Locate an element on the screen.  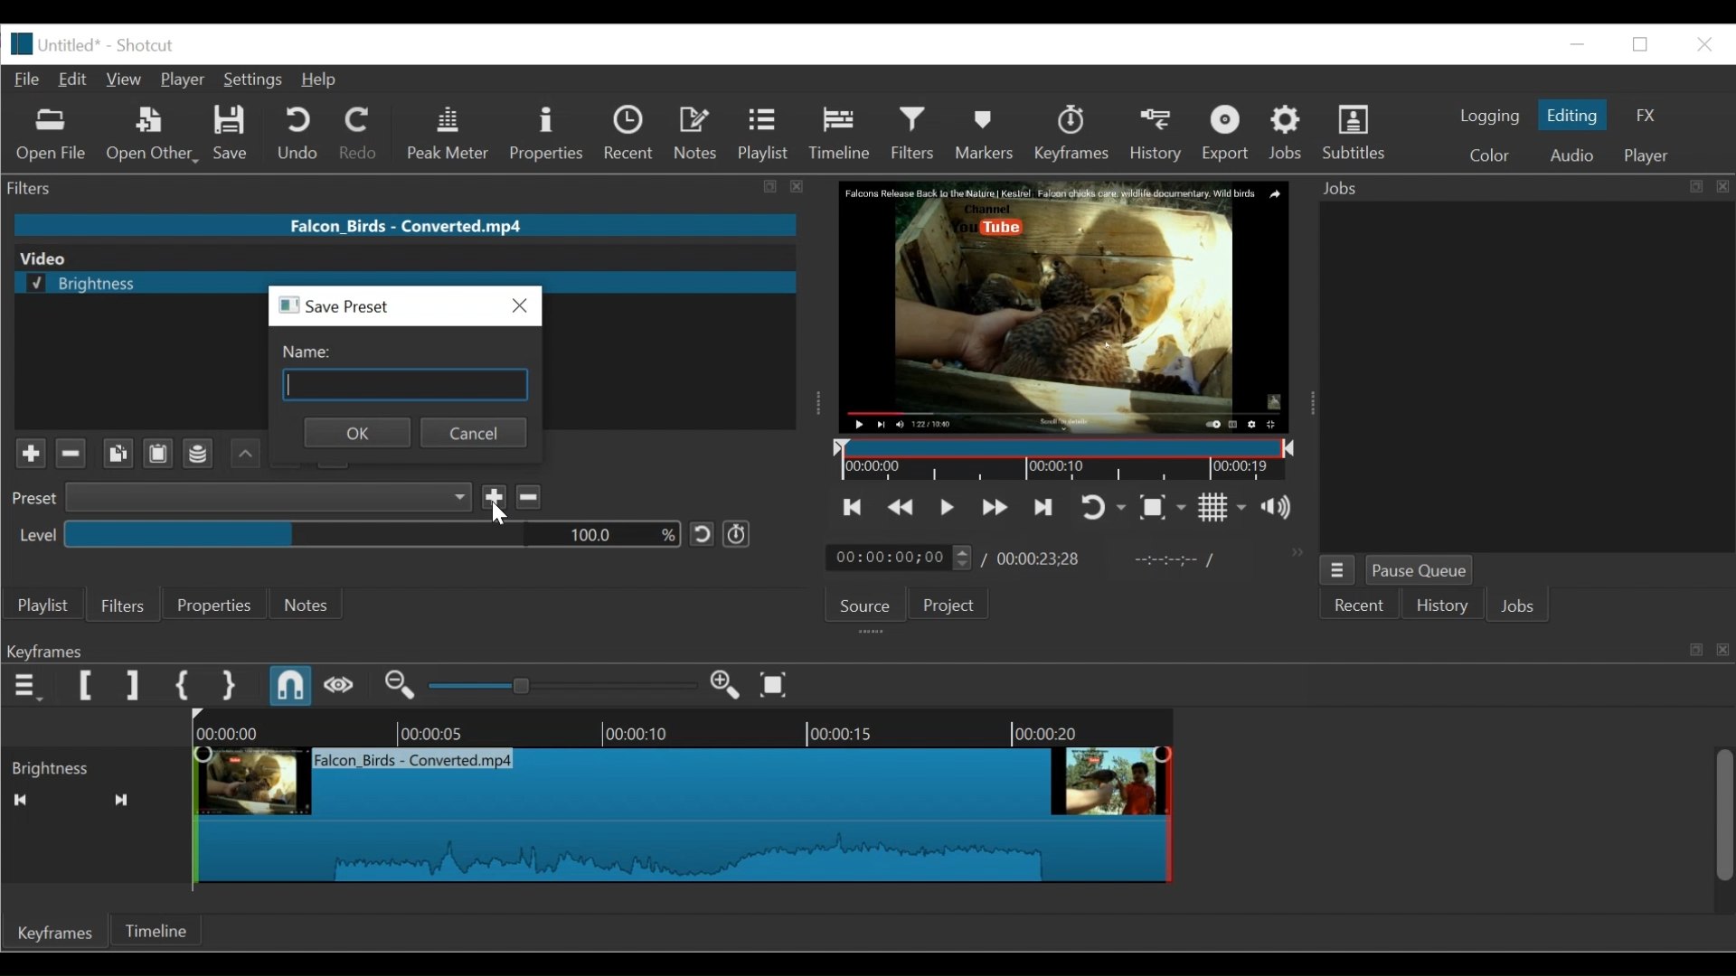
Settings is located at coordinates (256, 80).